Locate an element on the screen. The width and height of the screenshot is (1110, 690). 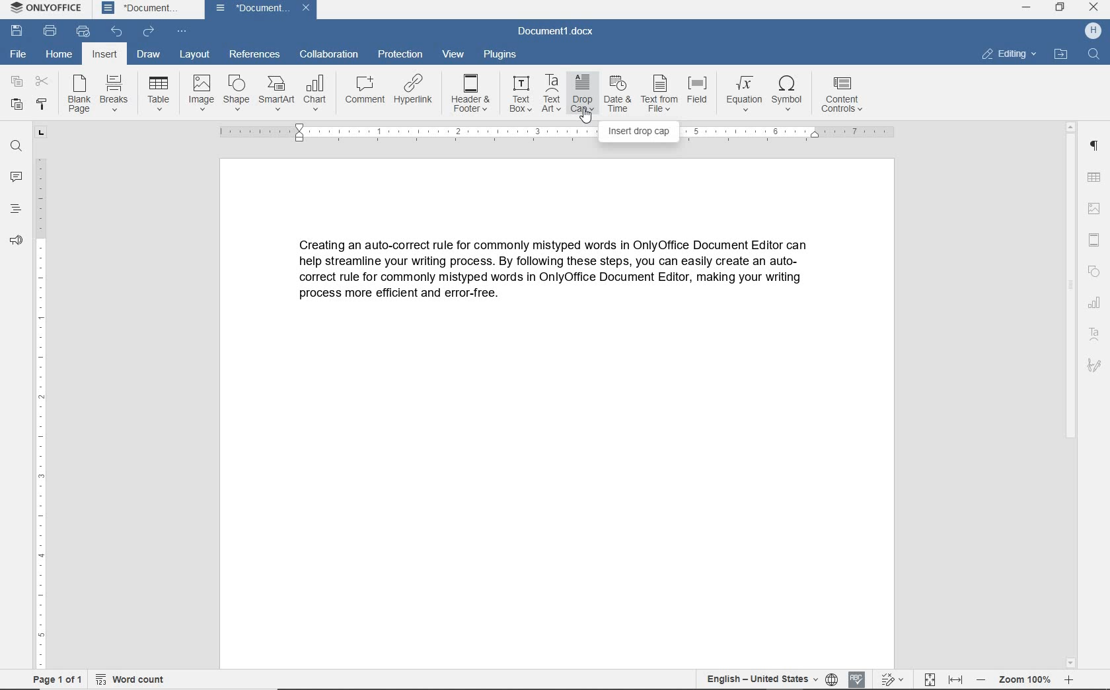
Cursor is located at coordinates (585, 119).